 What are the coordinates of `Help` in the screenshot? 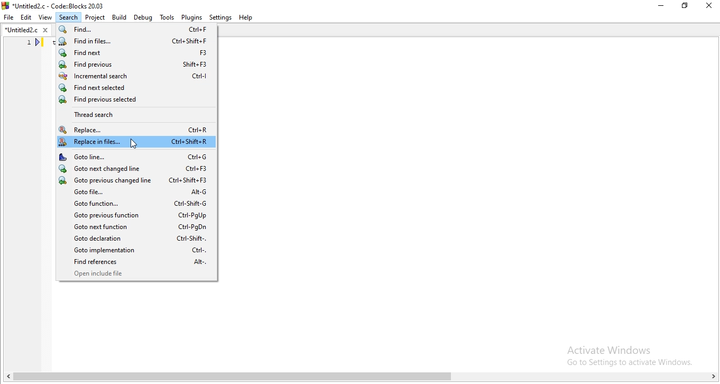 It's located at (247, 17).